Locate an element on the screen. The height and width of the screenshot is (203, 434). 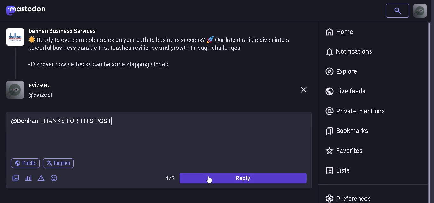
post is located at coordinates (166, 52).